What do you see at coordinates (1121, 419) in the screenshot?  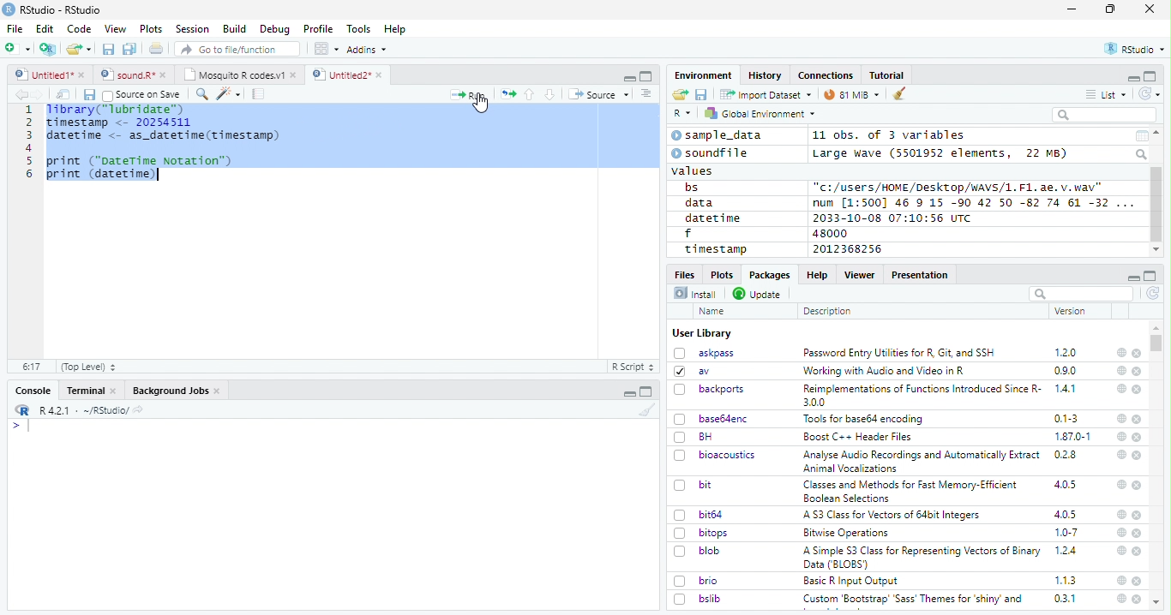 I see `help` at bounding box center [1121, 419].